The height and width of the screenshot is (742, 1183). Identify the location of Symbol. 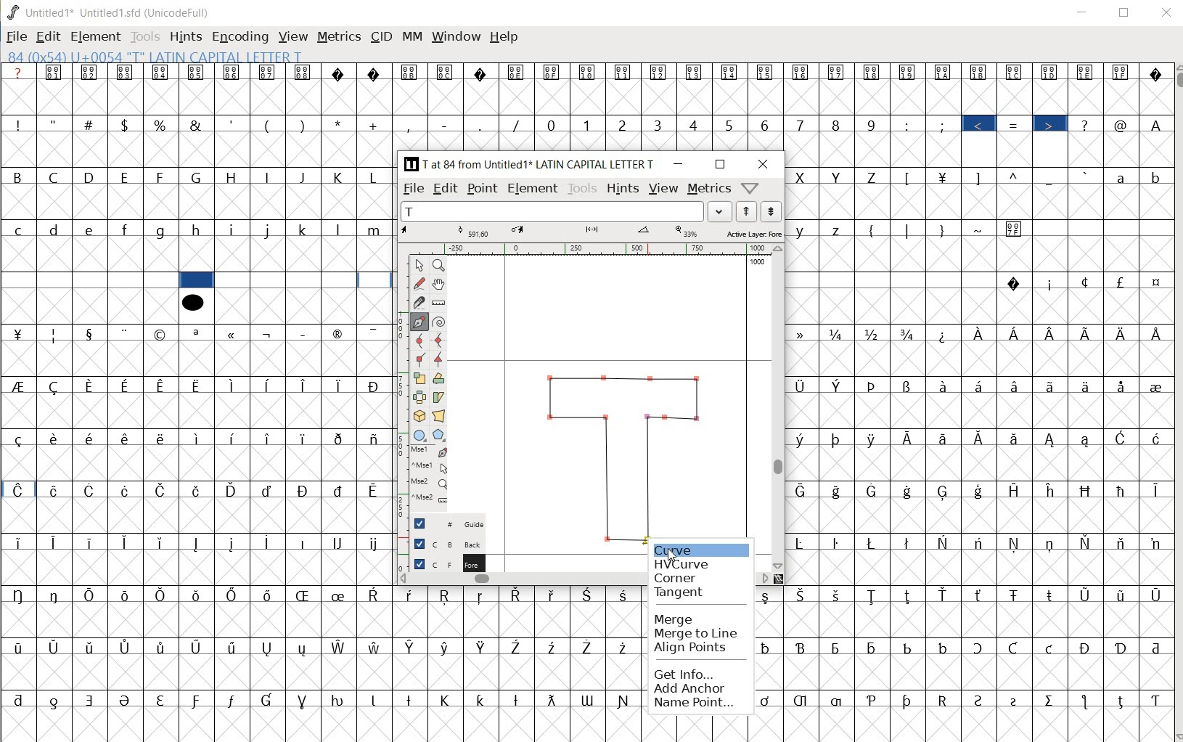
(270, 541).